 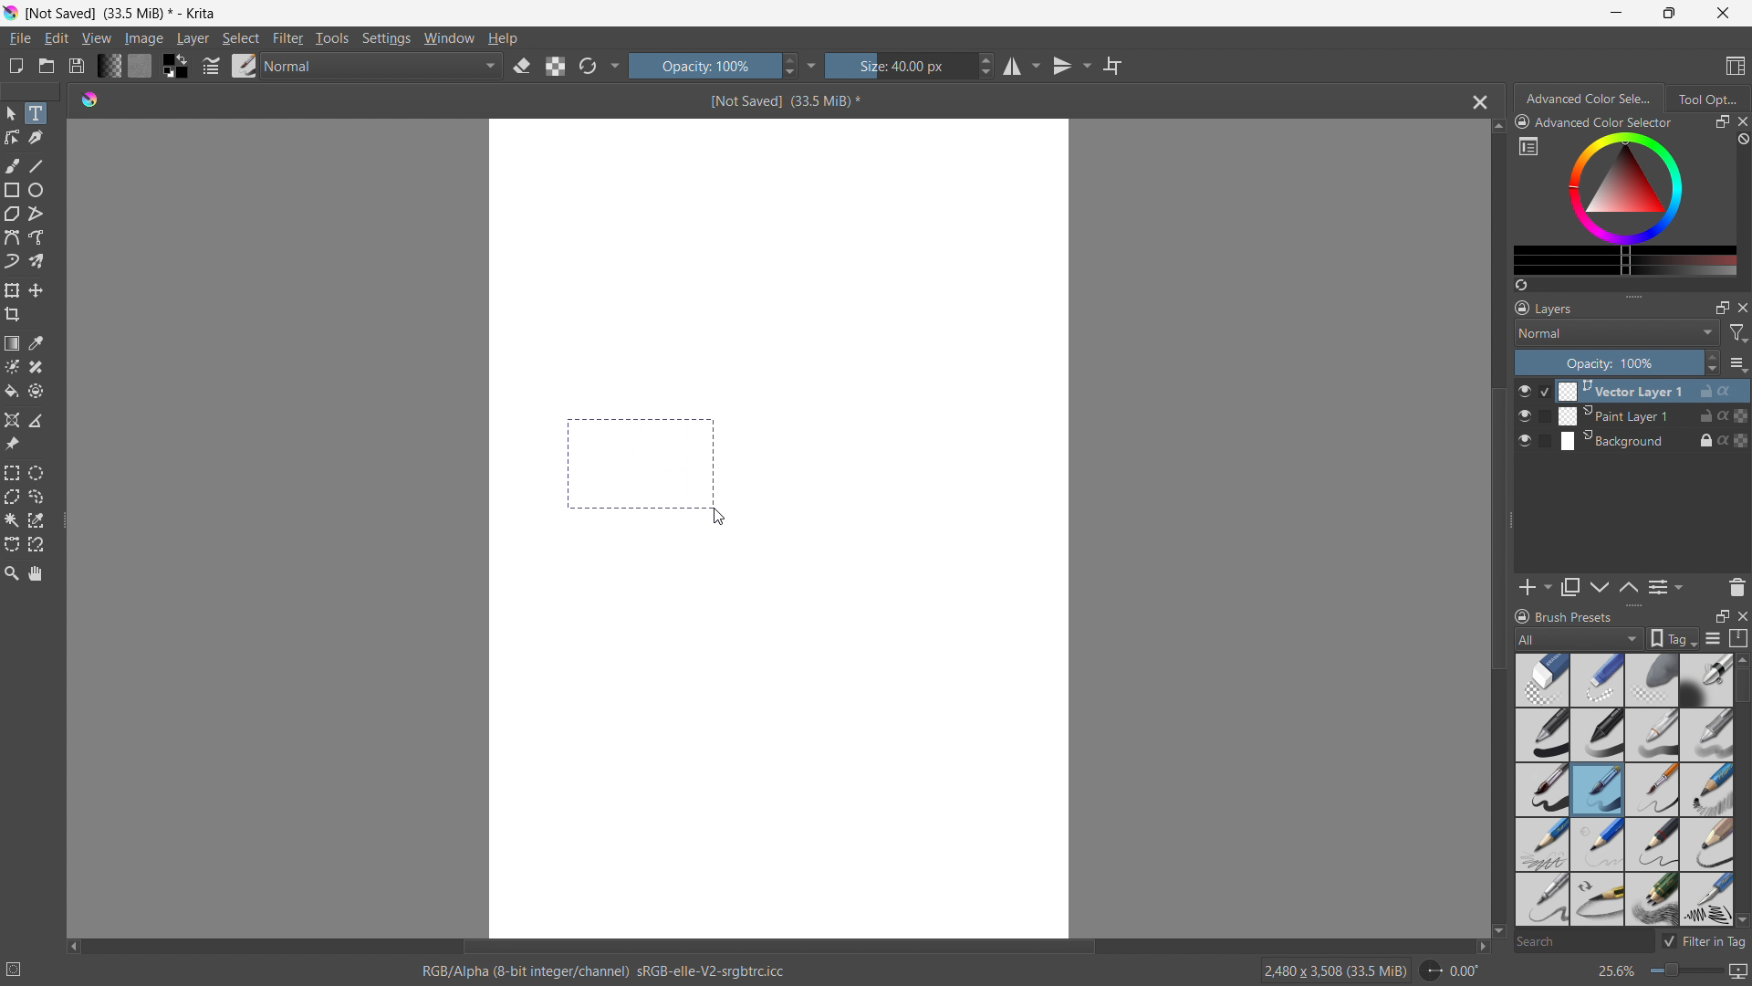 I want to click on opacity control, so click(x=713, y=65).